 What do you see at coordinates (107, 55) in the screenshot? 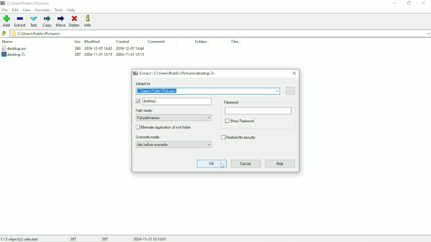
I see `87 2004-11-21 1213 2048-11-21 1213` at bounding box center [107, 55].